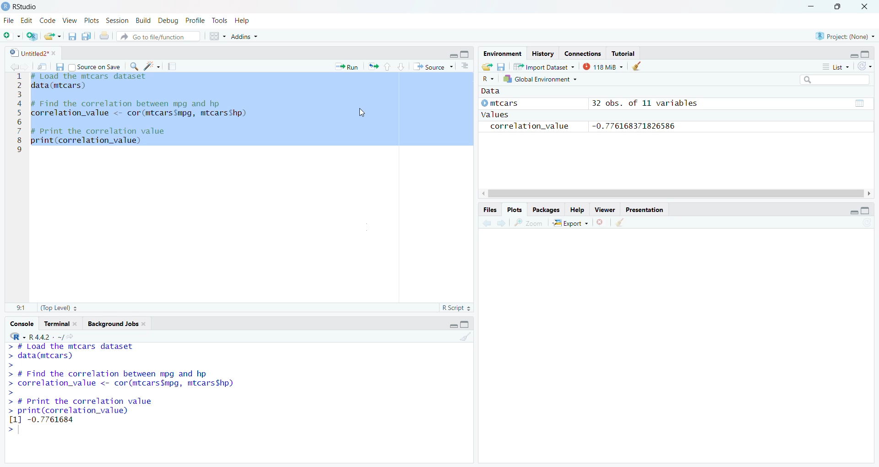 The image size is (879, 467). Describe the element at coordinates (86, 37) in the screenshot. I see `Save all open documents (Ctrl + Alt + S)` at that location.